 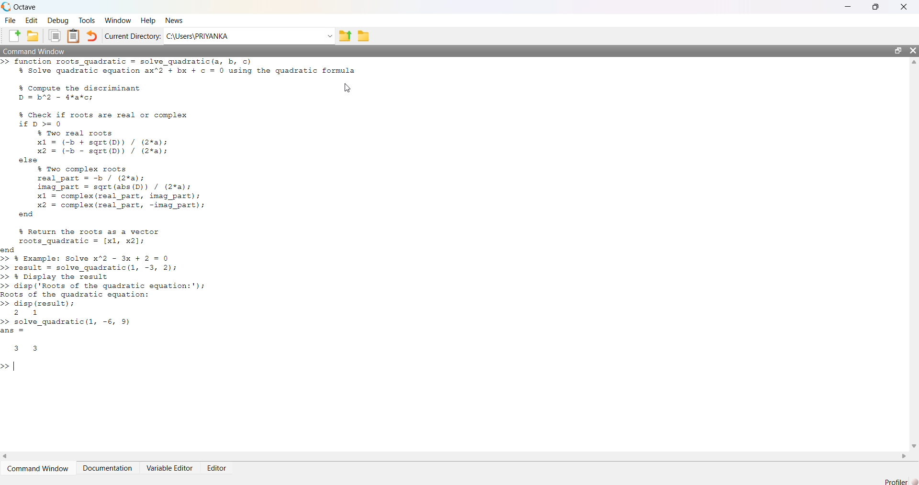 I want to click on Left, so click(x=6, y=457).